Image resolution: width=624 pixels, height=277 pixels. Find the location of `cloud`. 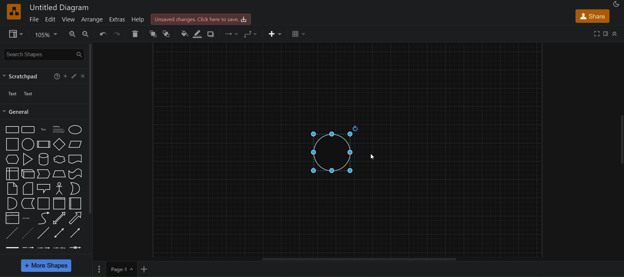

cloud is located at coordinates (59, 159).